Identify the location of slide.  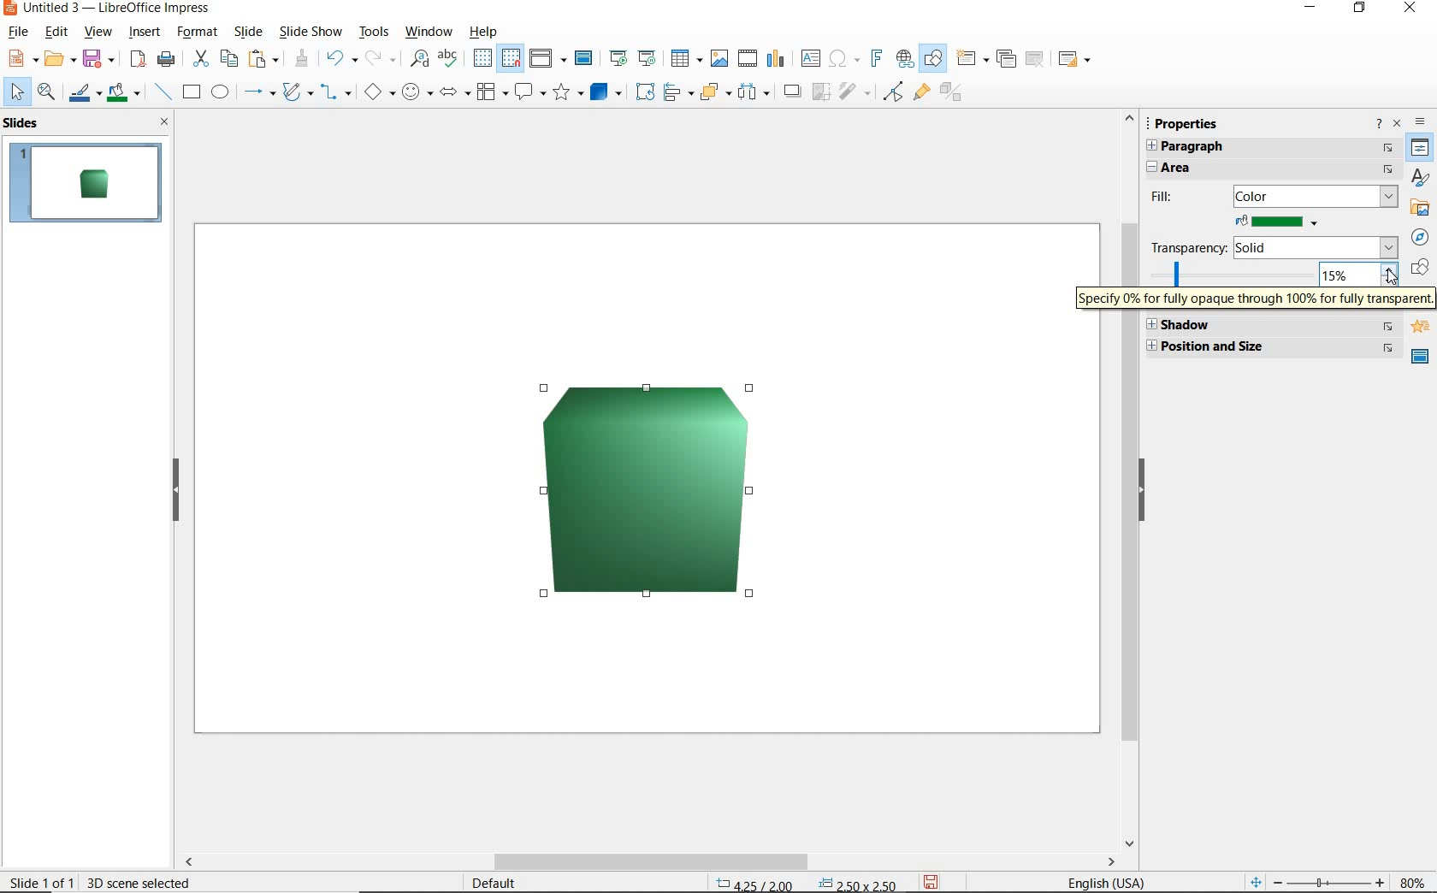
(246, 32).